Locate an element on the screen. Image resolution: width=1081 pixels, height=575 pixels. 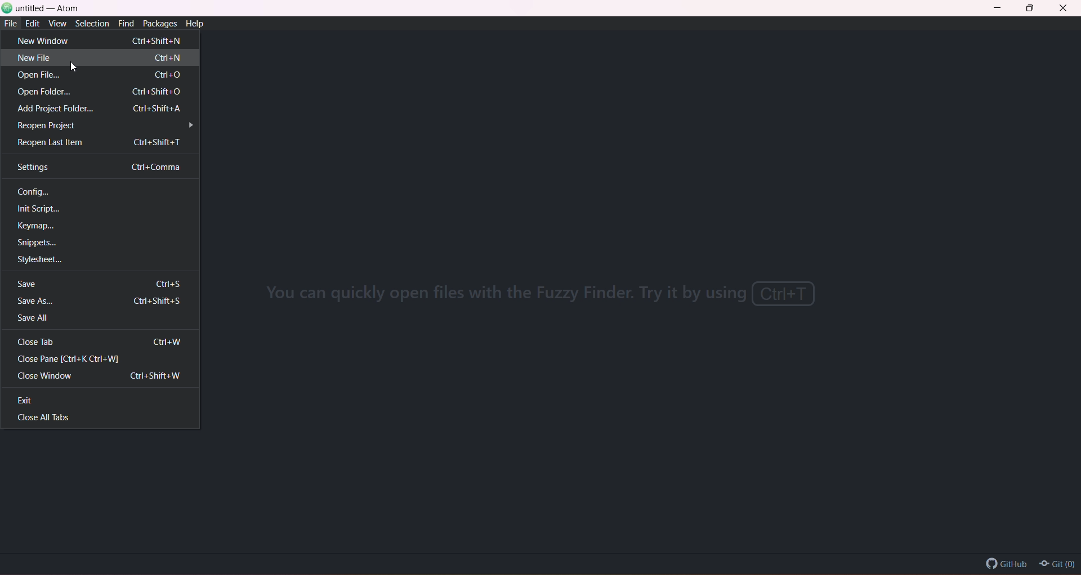
GitHub is located at coordinates (996, 560).